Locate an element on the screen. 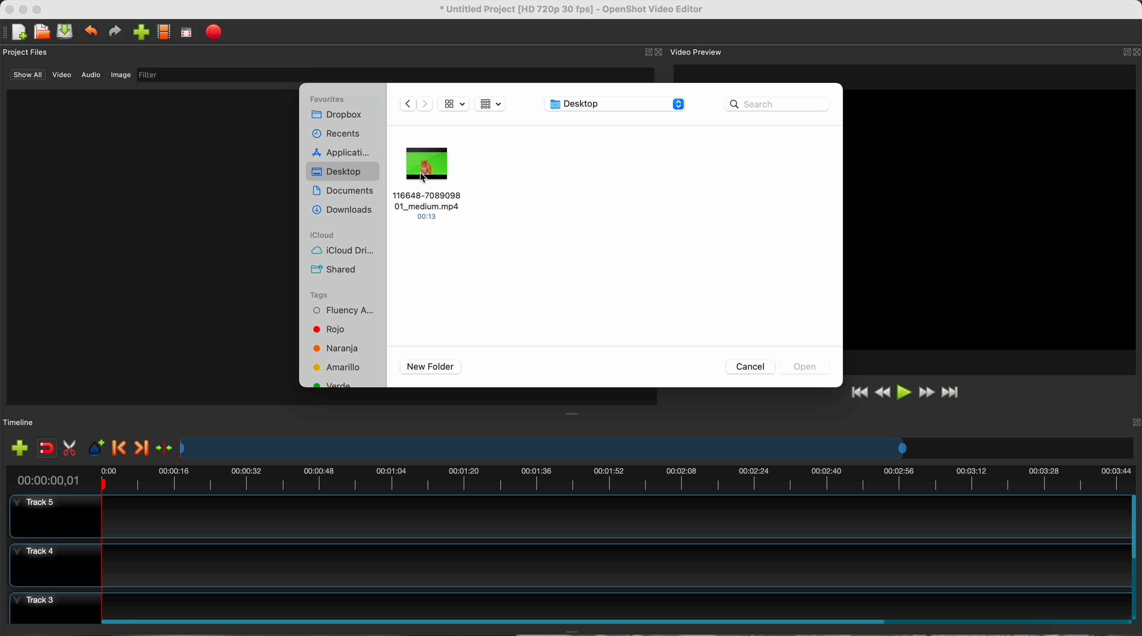 This screenshot has height=636, width=1142. cursor is located at coordinates (426, 181).